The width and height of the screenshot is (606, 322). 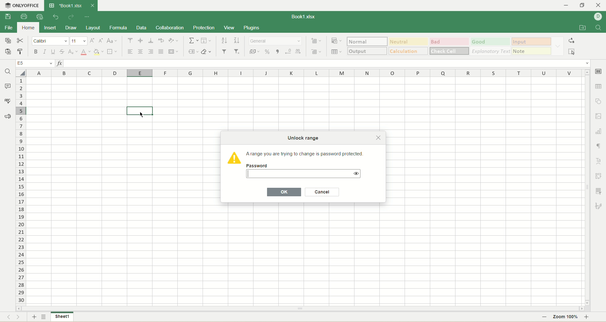 I want to click on ‘Arange you are trying to change is password protected., so click(x=306, y=154).